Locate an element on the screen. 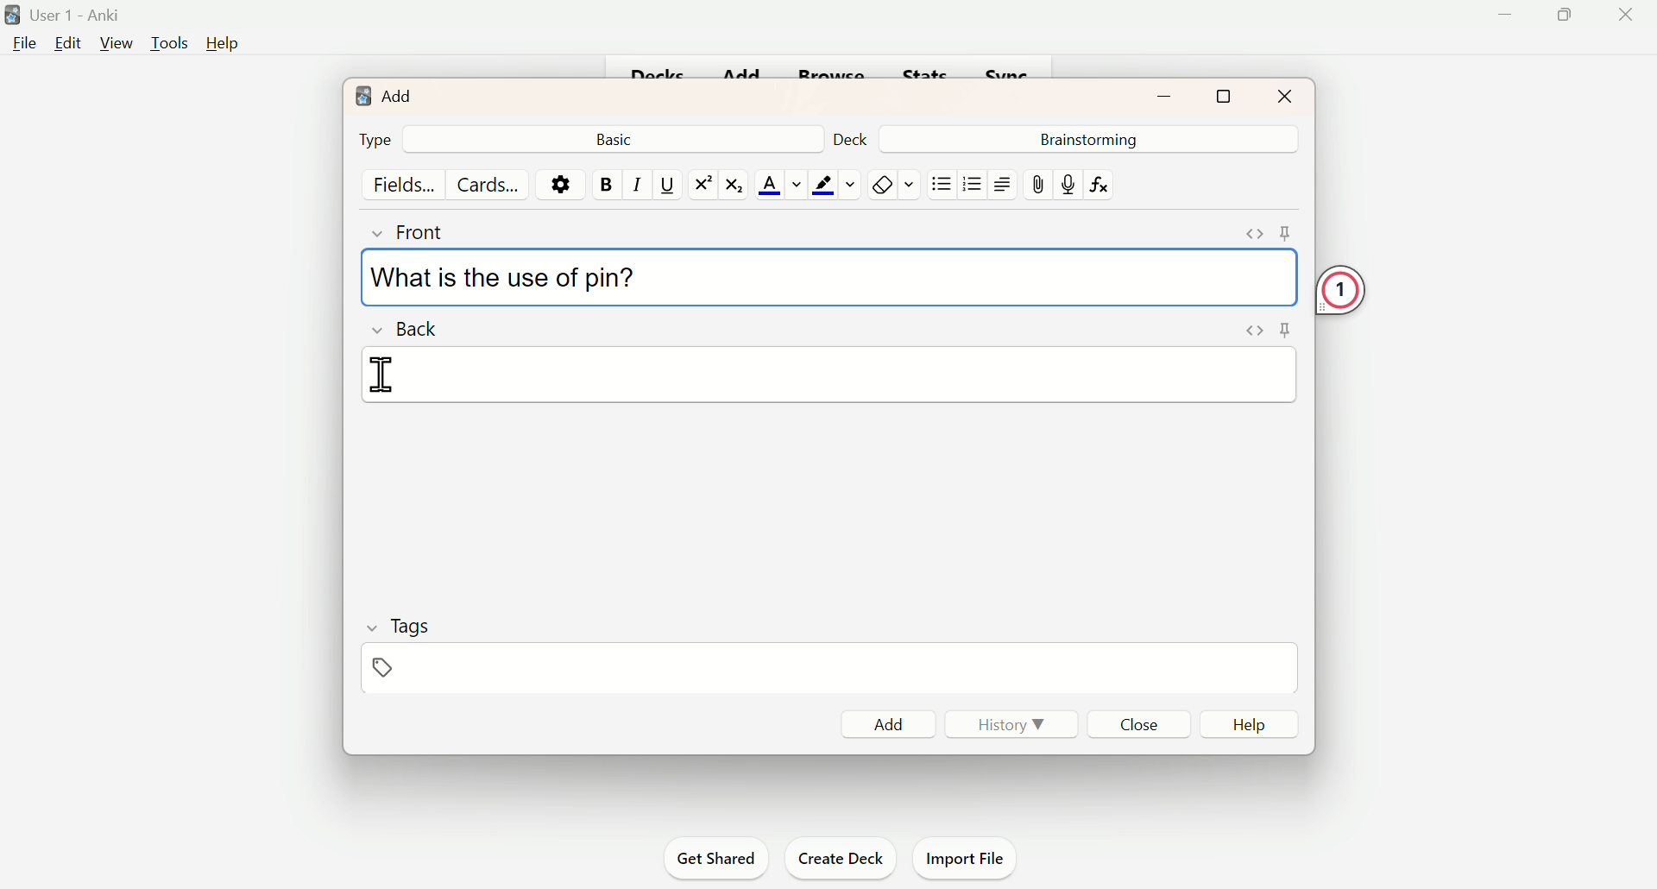 The height and width of the screenshot is (889, 1657). Pins is located at coordinates (1269, 234).